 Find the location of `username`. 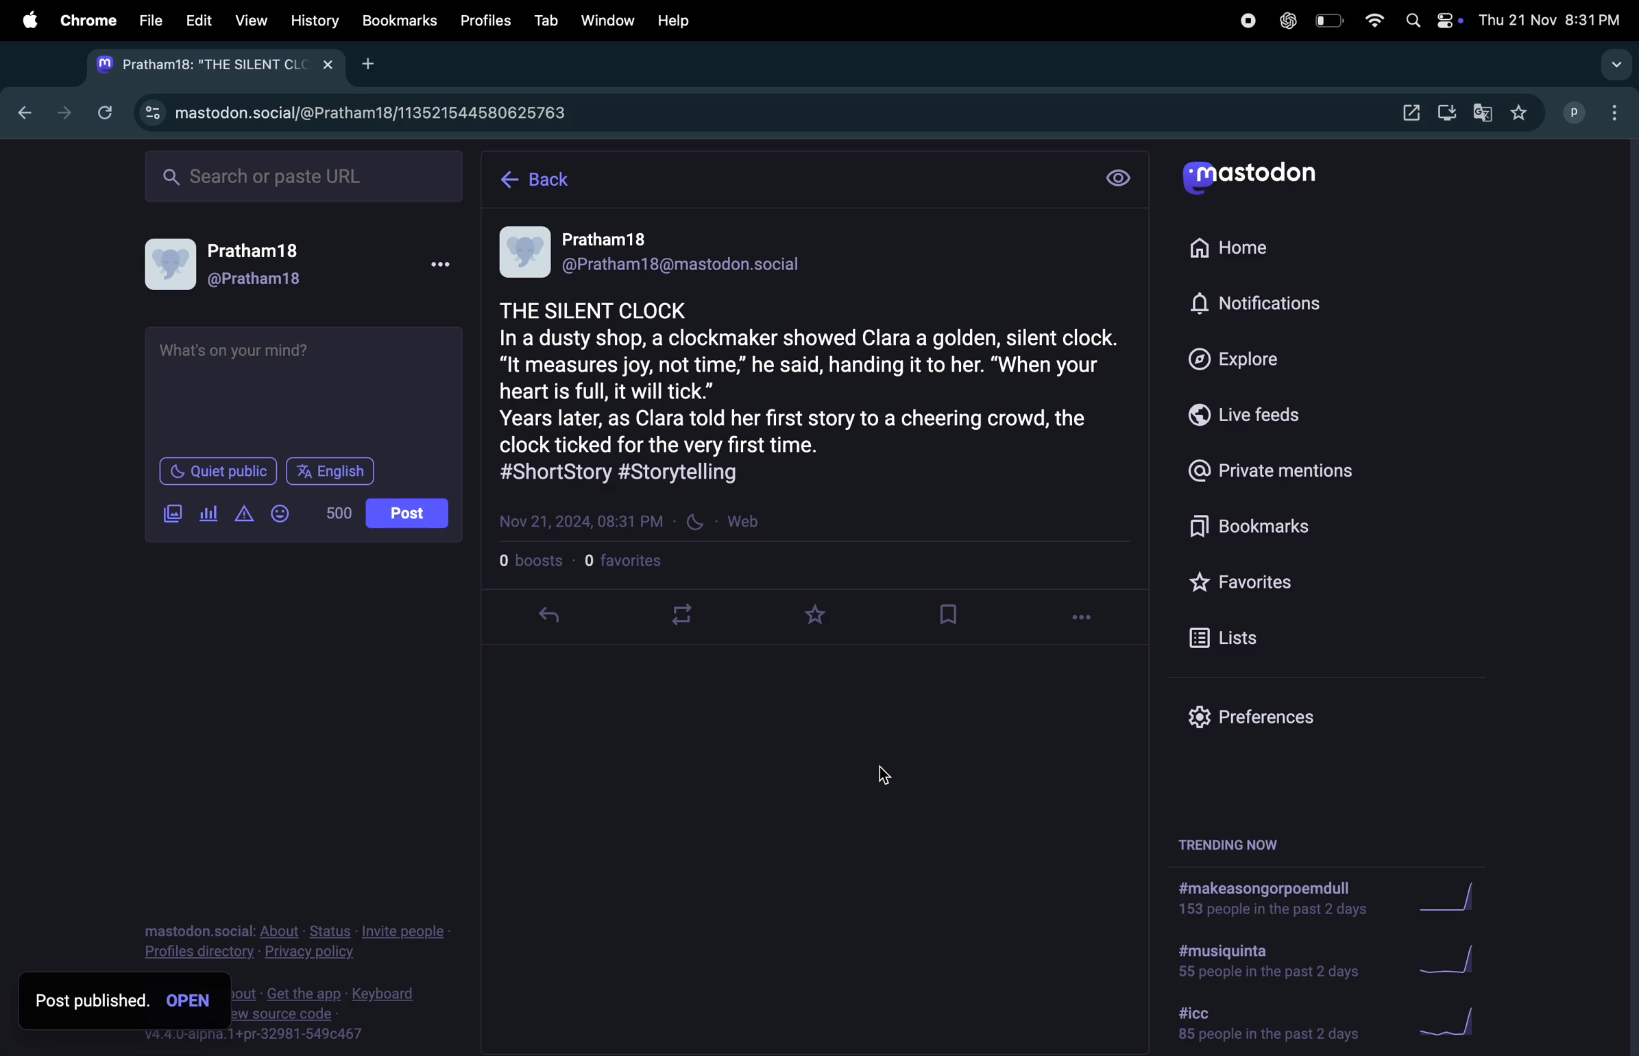

username is located at coordinates (1576, 113).